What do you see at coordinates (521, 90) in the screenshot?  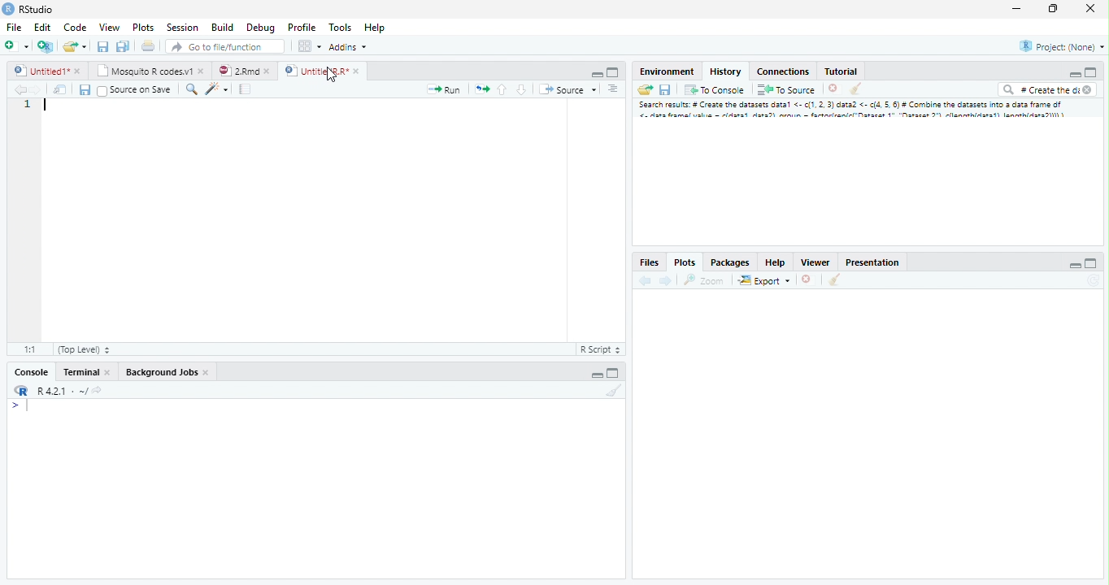 I see `Go to the next section/chunk` at bounding box center [521, 90].